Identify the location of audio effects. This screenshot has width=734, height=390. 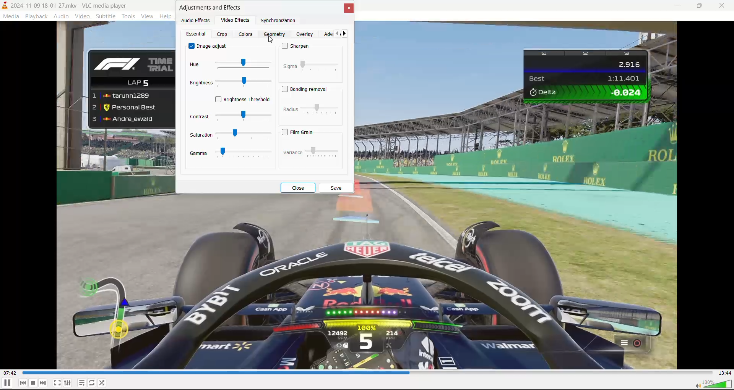
(196, 20).